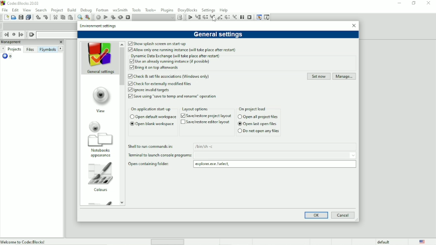 This screenshot has height=245, width=436. I want to click on OK, so click(316, 215).